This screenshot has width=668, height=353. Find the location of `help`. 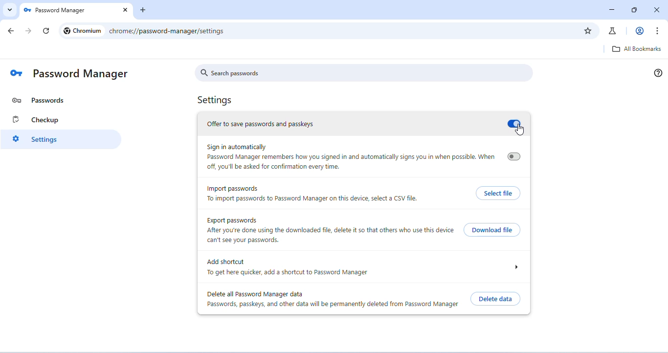

help is located at coordinates (658, 72).